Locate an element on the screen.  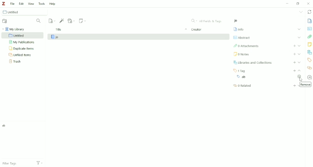
Collapse section is located at coordinates (299, 70).